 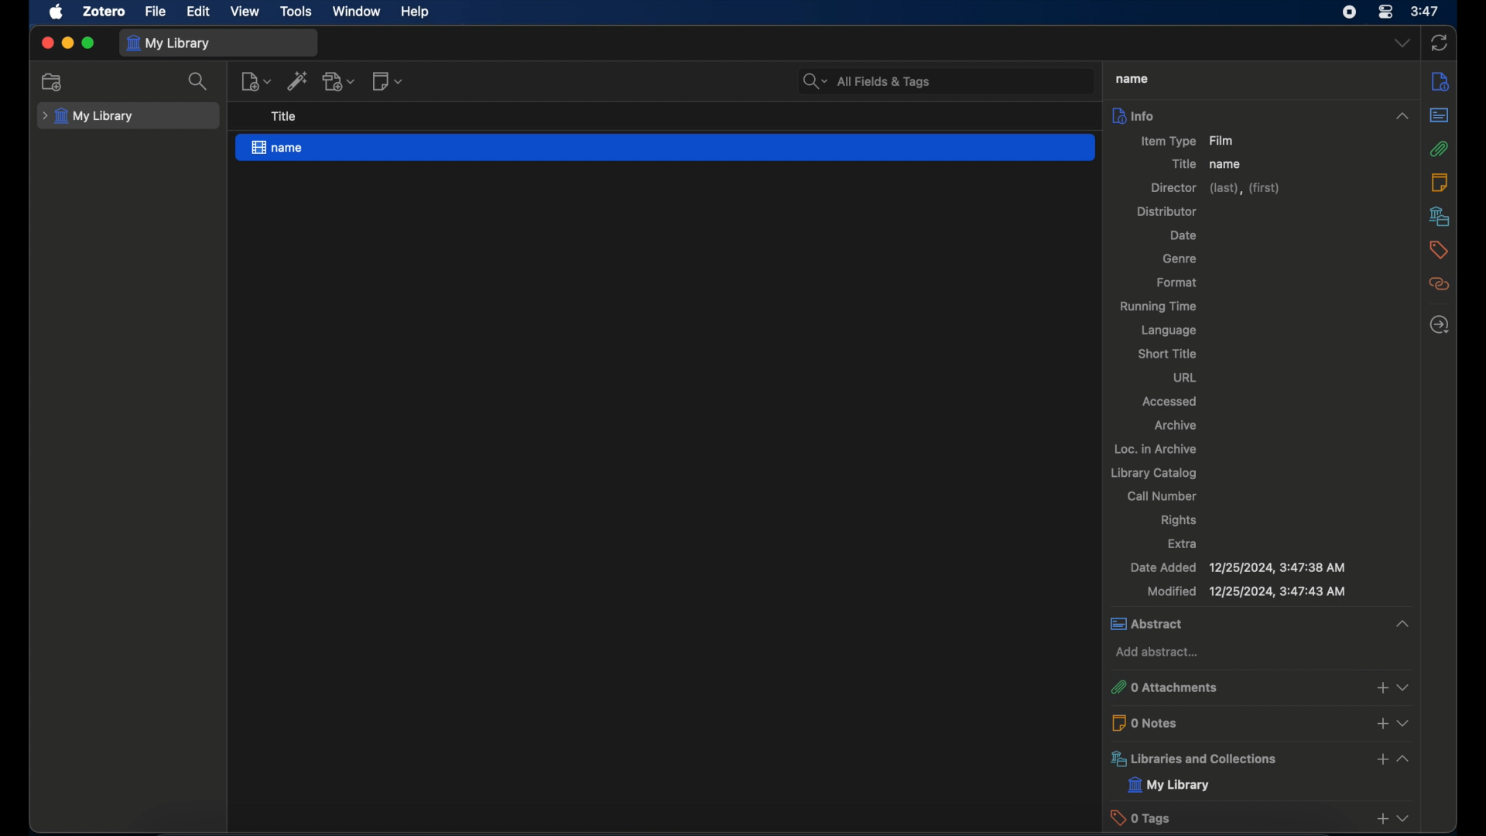 What do you see at coordinates (1226, 165) in the screenshot?
I see `name` at bounding box center [1226, 165].